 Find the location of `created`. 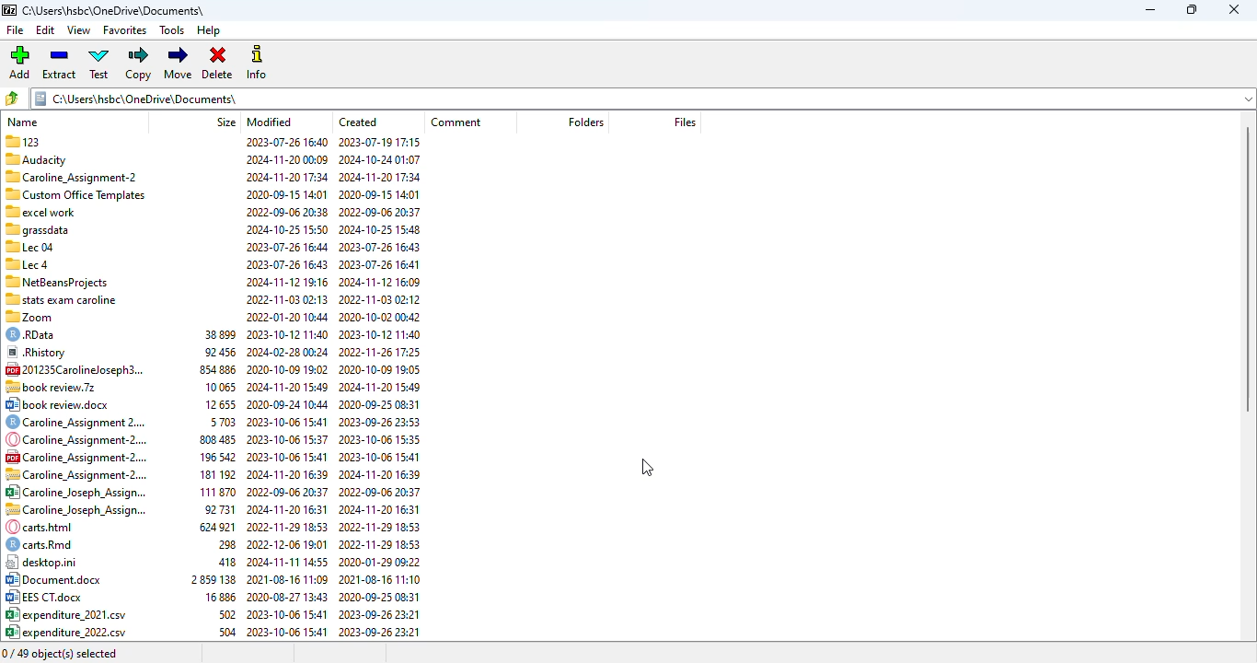

created is located at coordinates (359, 122).